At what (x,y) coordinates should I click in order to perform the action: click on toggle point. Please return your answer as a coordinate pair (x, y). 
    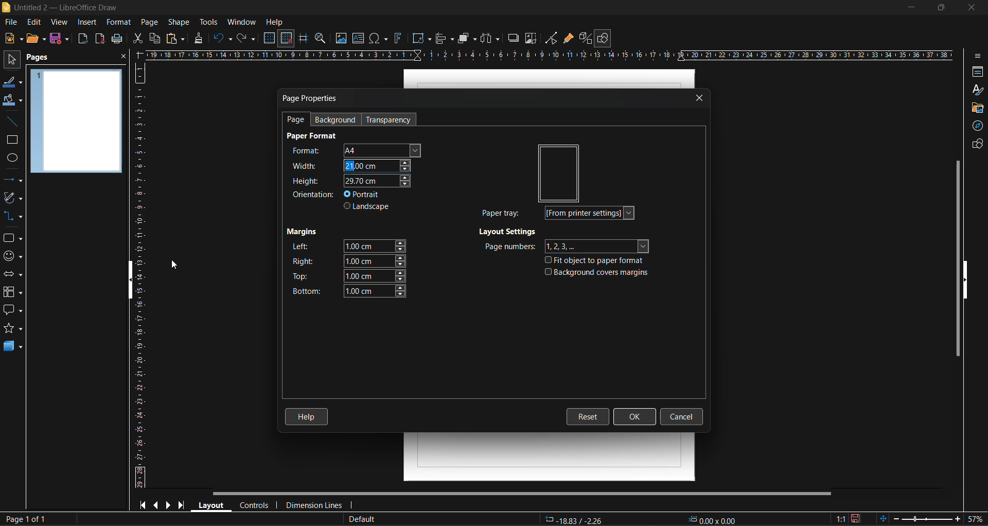
    Looking at the image, I should click on (553, 39).